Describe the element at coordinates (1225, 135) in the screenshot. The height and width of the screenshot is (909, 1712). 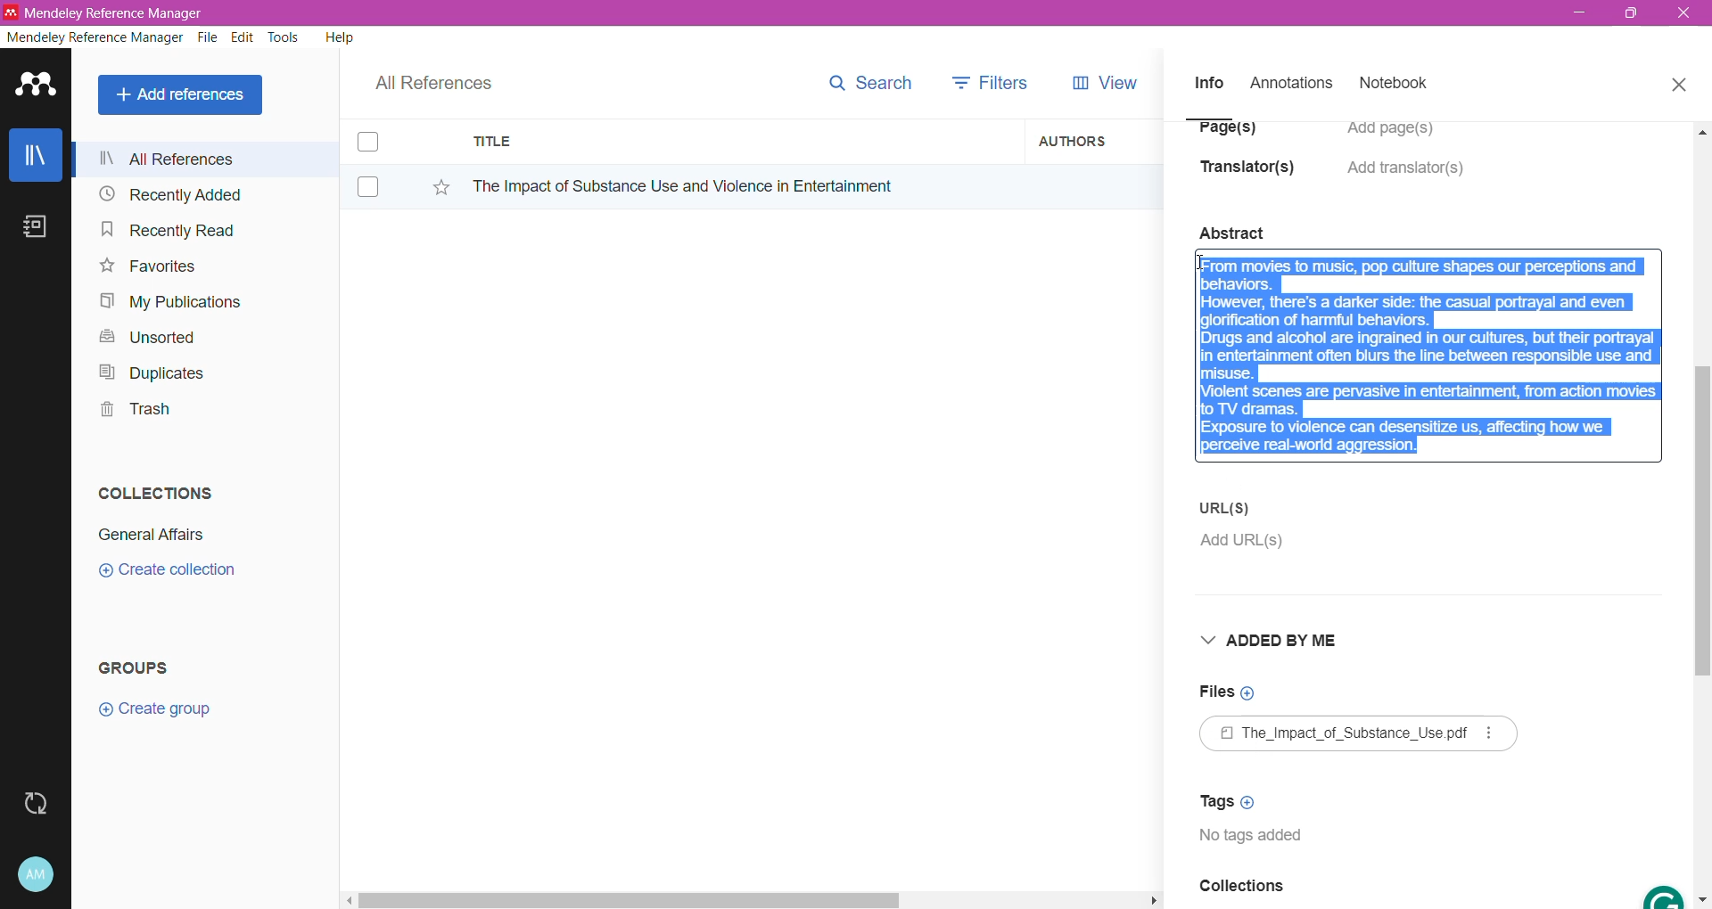
I see `Page(s)` at that location.